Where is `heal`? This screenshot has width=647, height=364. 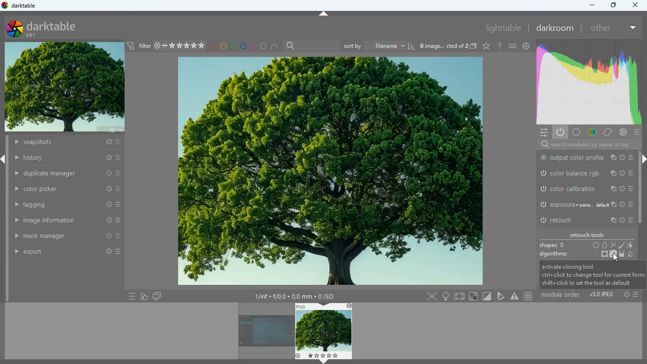 heal is located at coordinates (601, 254).